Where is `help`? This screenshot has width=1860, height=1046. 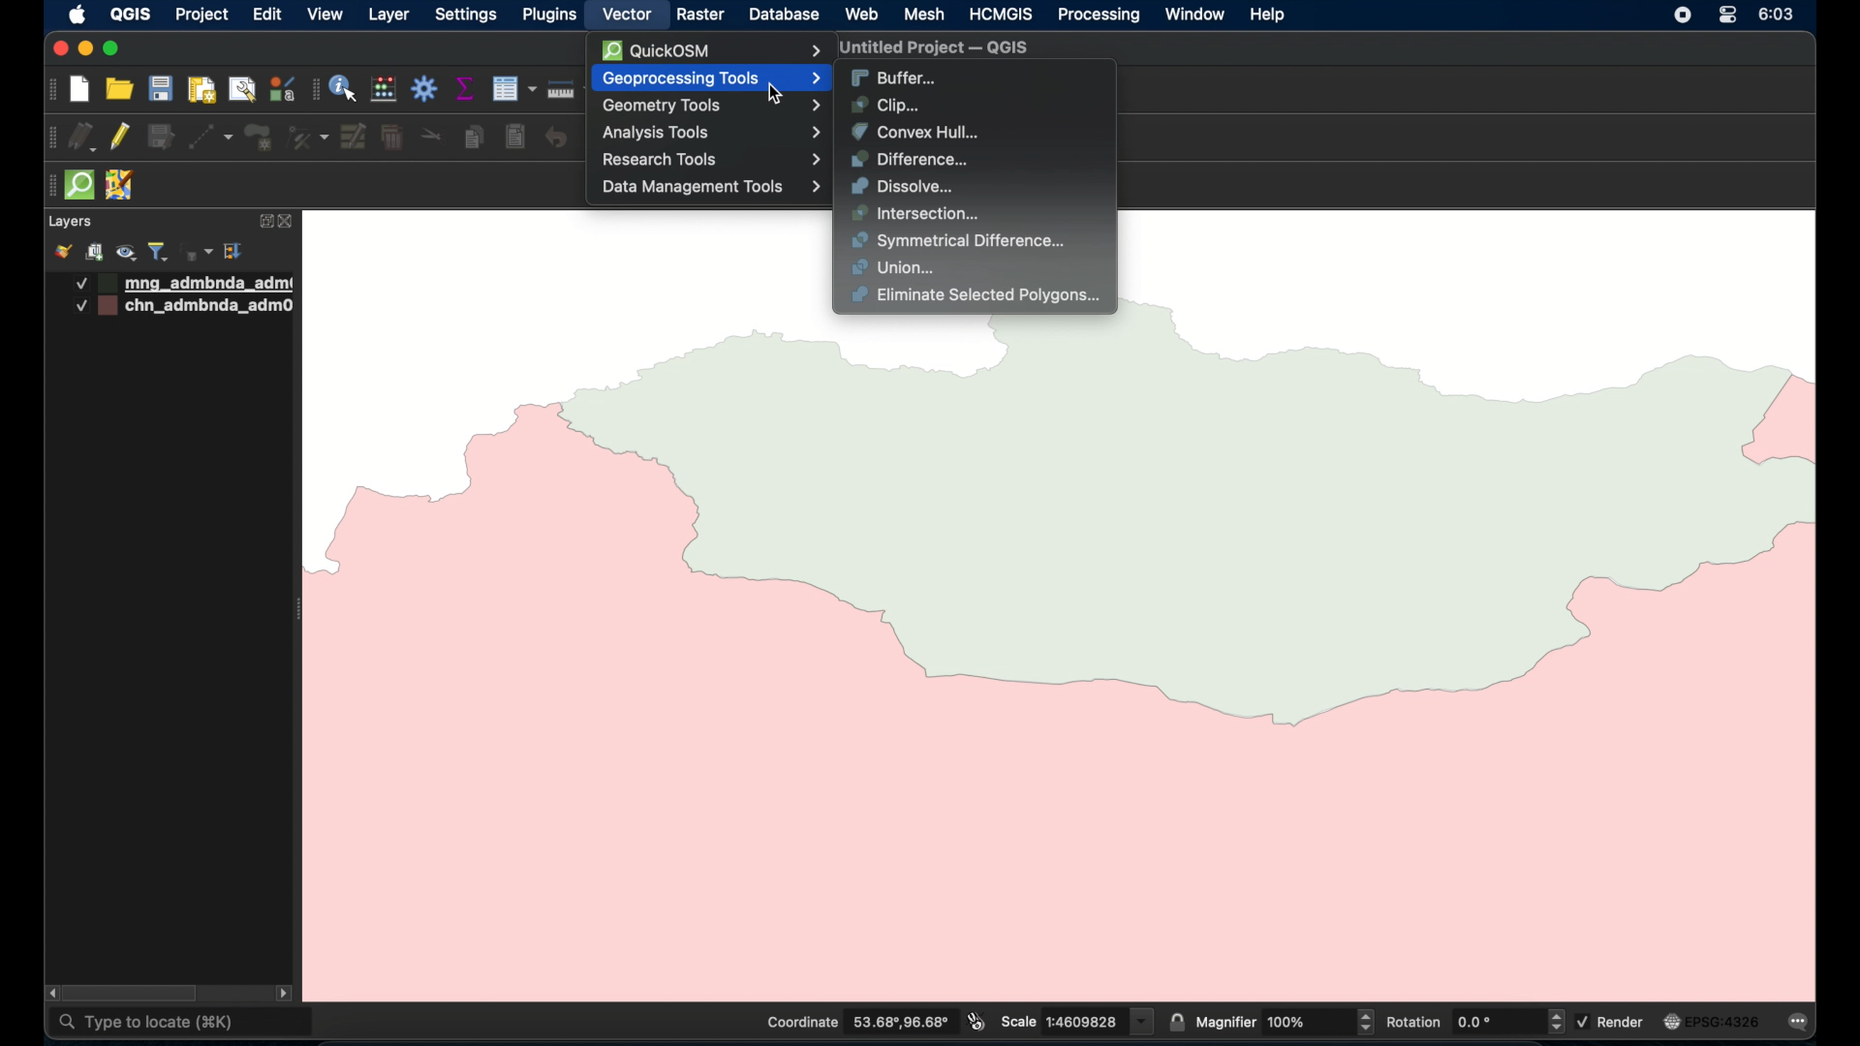 help is located at coordinates (1269, 15).